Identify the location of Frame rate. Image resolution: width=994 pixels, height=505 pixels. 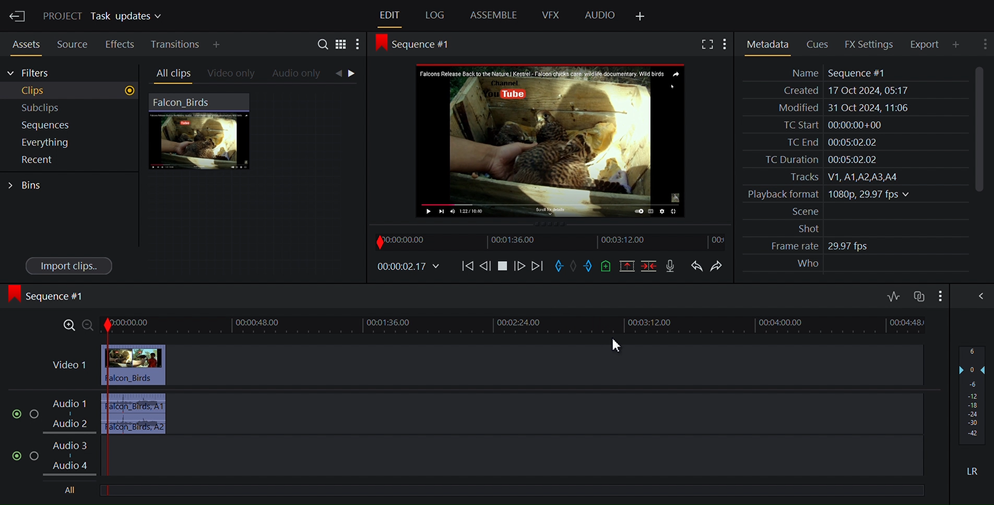
(789, 246).